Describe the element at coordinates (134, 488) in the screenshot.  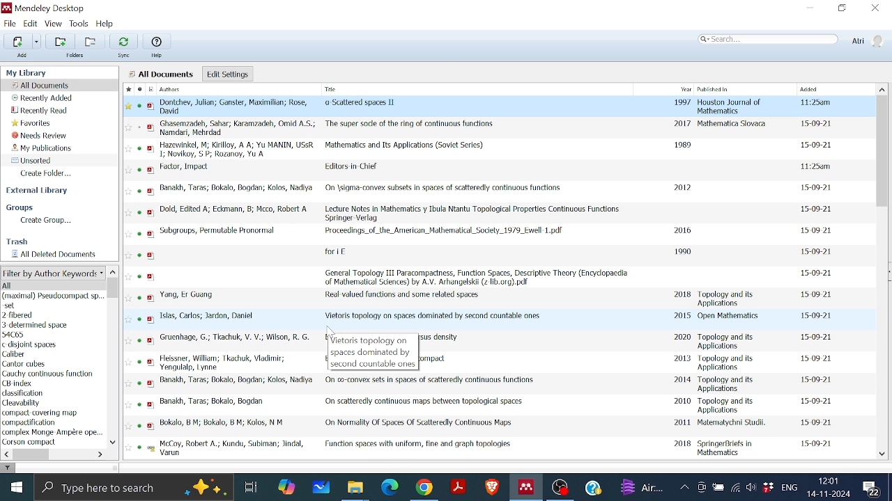
I see `Type here to search` at that location.